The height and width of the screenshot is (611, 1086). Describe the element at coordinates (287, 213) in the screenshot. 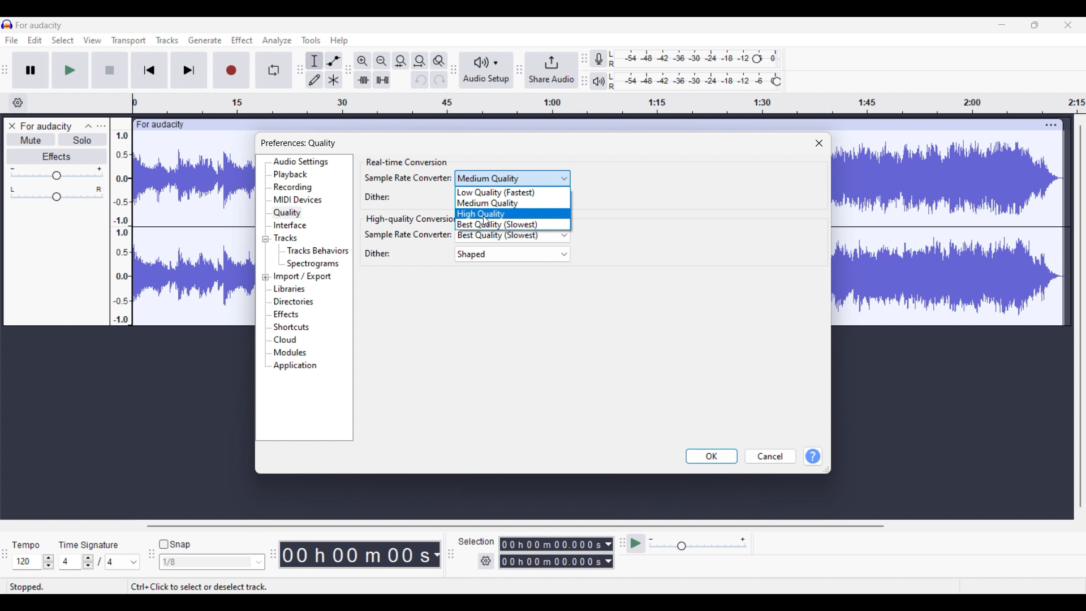

I see `Quality, highlighted as current selection` at that location.